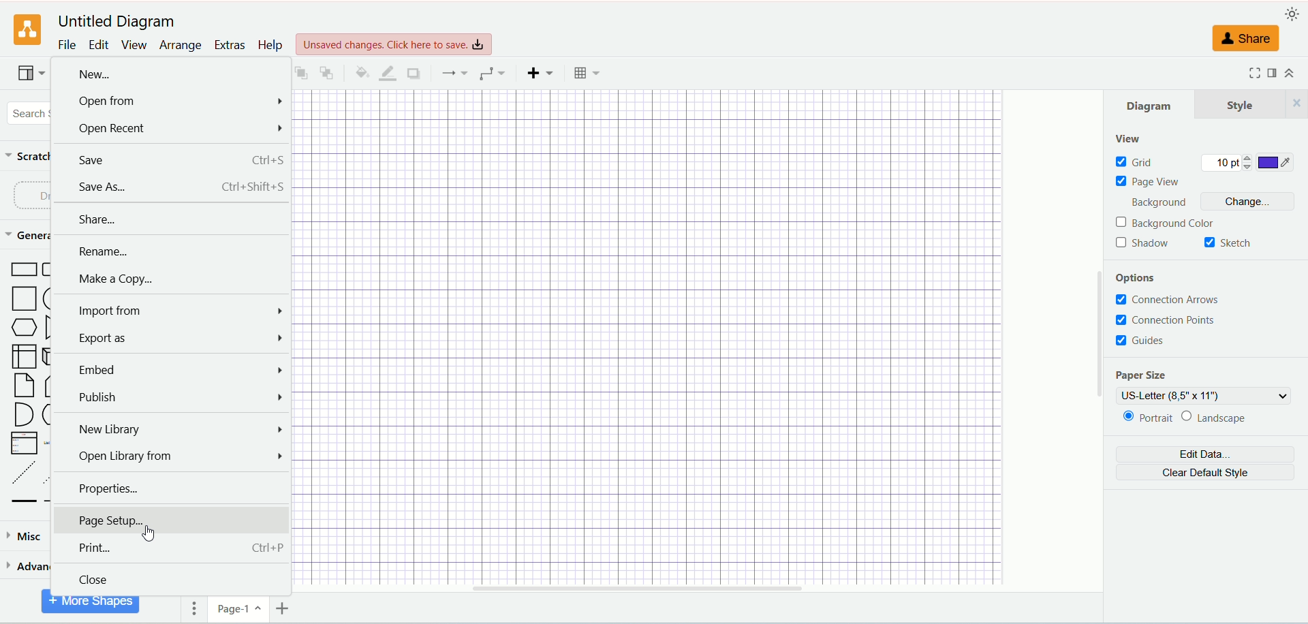  I want to click on 10 pt, so click(1227, 163).